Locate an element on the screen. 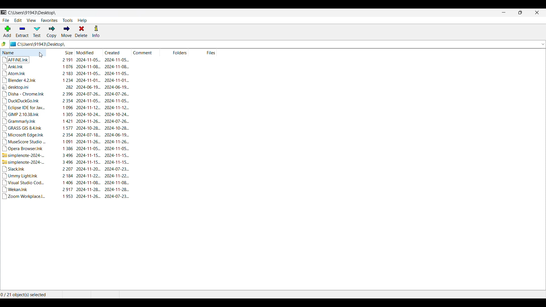  Size  is located at coordinates (69, 52).